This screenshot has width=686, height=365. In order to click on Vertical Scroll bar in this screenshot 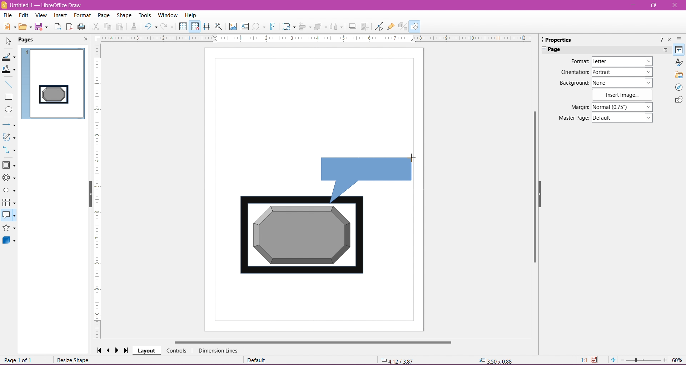, I will do `click(535, 190)`.